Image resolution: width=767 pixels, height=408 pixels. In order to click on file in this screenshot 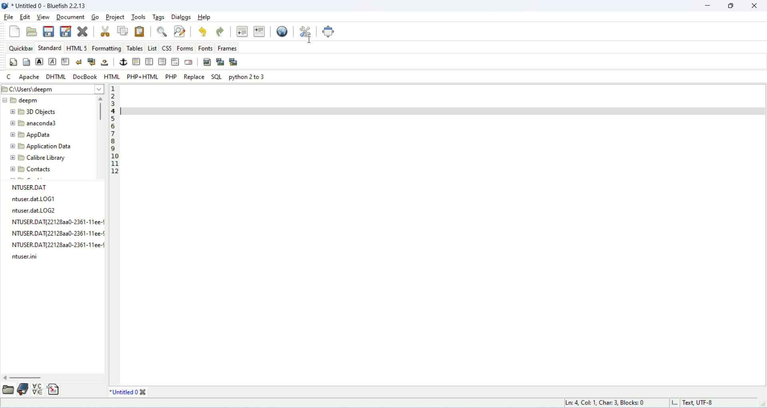, I will do `click(51, 7)`.